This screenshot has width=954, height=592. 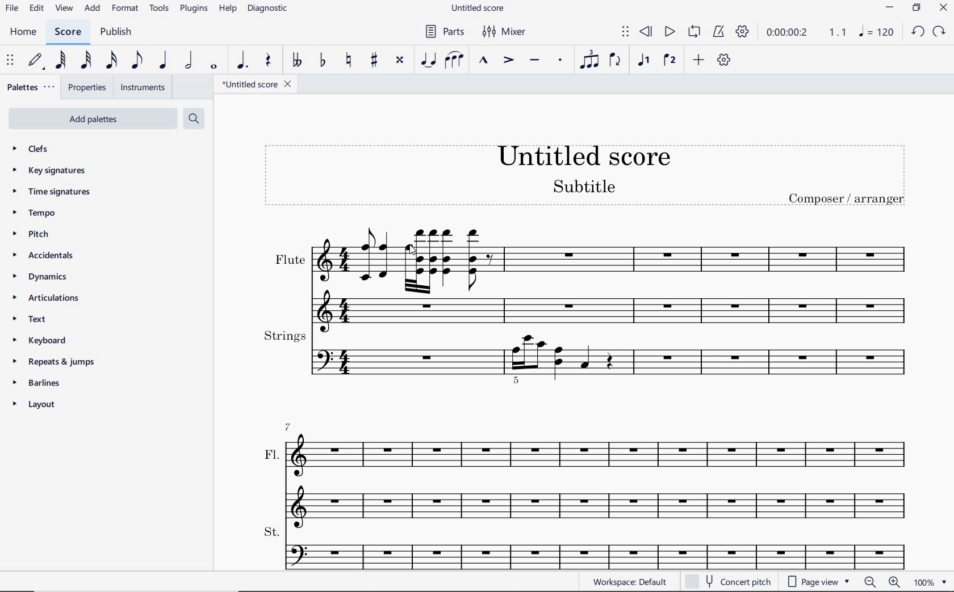 I want to click on SELECT TO MOVE, so click(x=11, y=61).